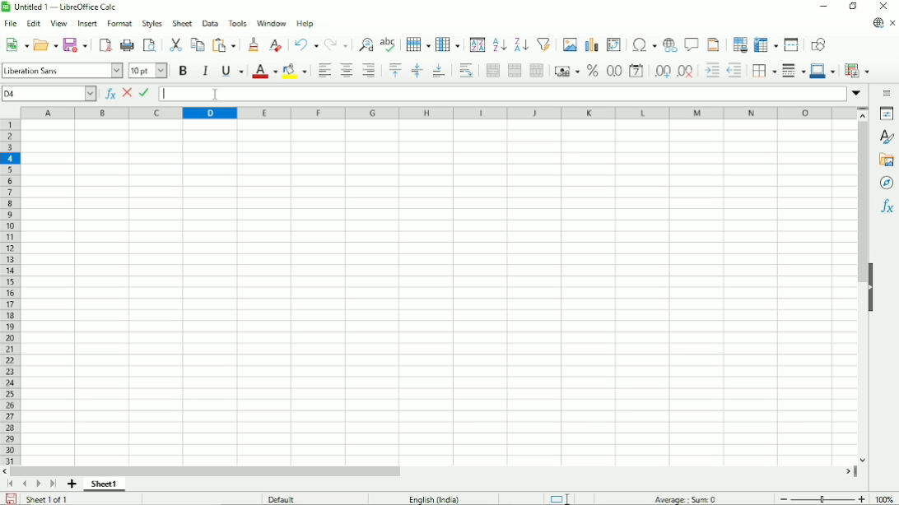 This screenshot has height=505, width=899. I want to click on Merge cells, so click(515, 71).